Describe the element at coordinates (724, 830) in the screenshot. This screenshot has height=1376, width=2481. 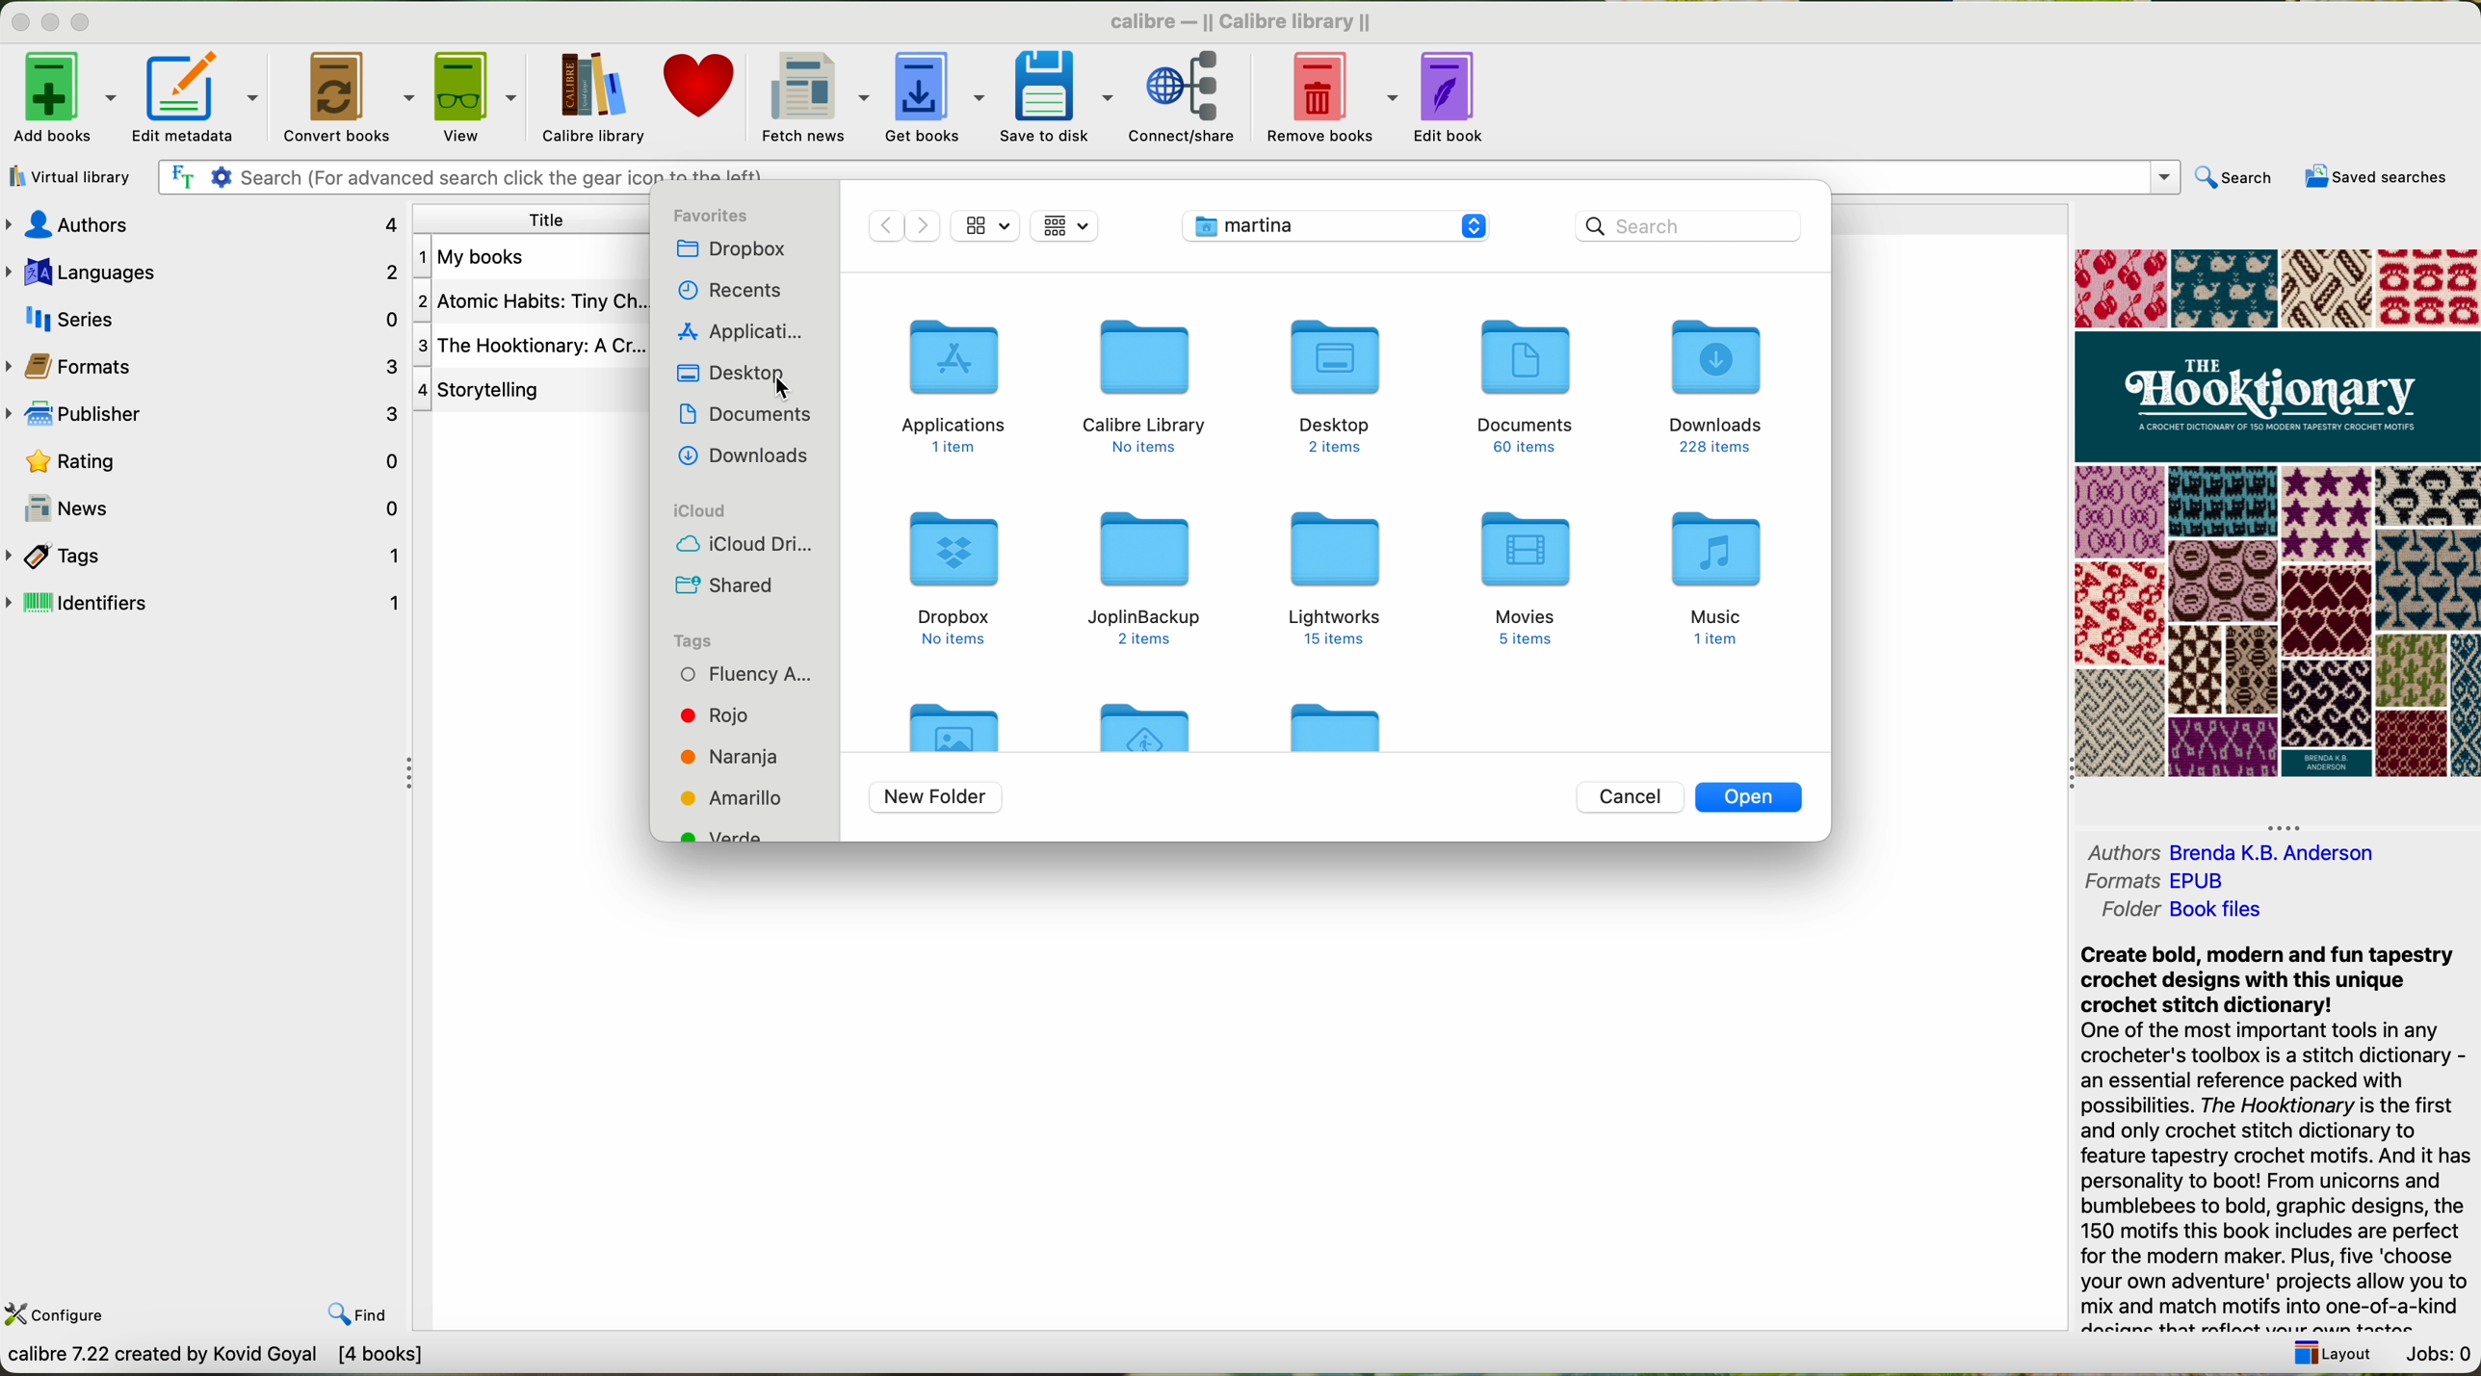
I see `green tag` at that location.